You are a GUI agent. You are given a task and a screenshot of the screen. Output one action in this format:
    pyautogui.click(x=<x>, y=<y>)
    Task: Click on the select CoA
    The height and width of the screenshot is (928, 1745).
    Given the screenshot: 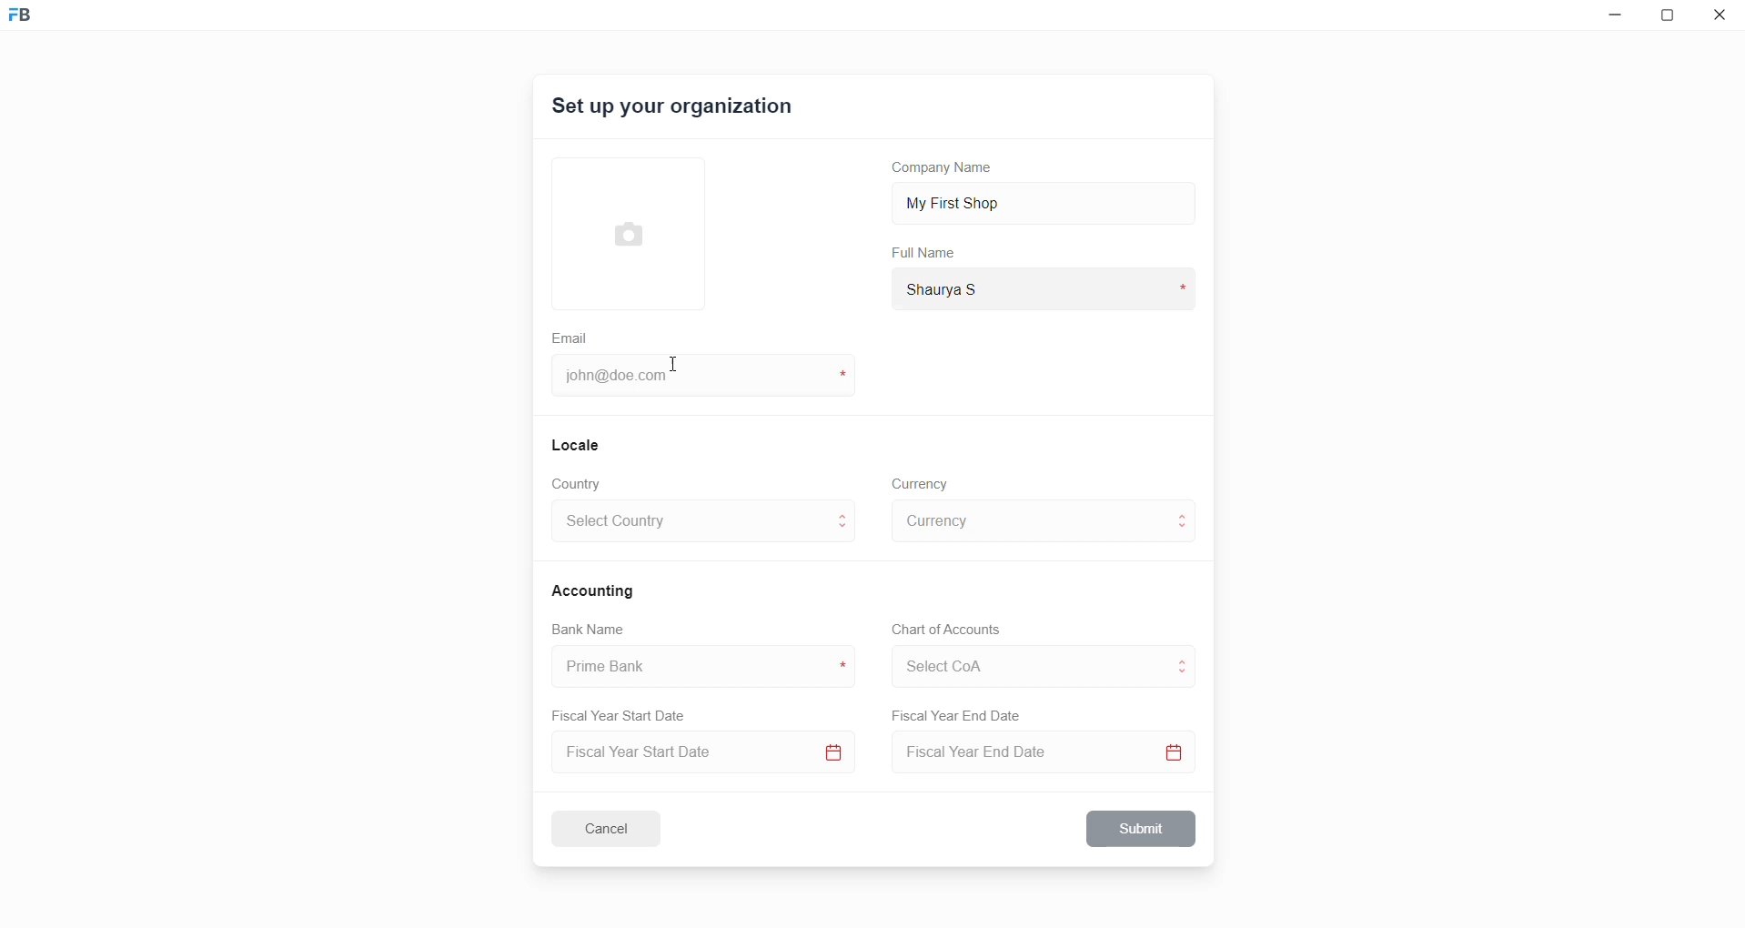 What is the action you would take?
    pyautogui.click(x=1023, y=663)
    